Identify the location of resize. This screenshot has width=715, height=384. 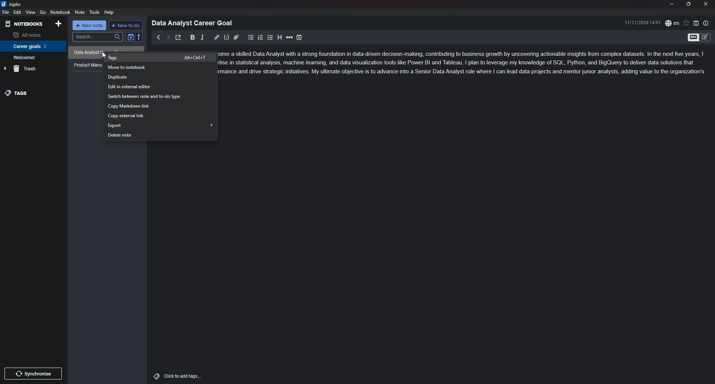
(689, 4).